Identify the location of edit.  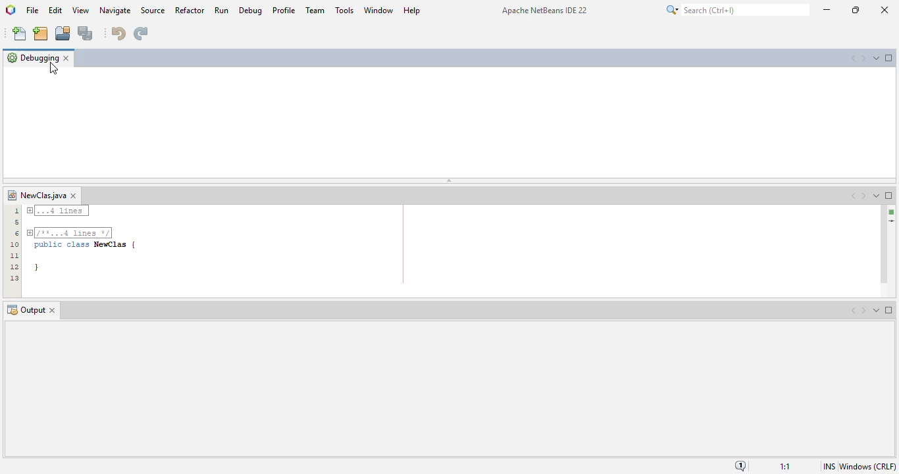
(55, 10).